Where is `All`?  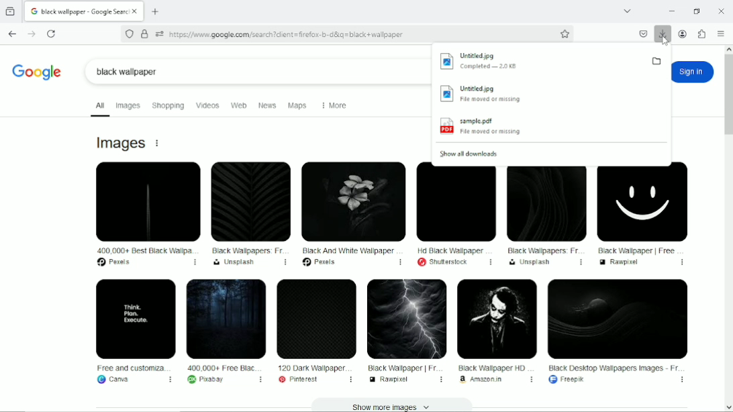 All is located at coordinates (97, 105).